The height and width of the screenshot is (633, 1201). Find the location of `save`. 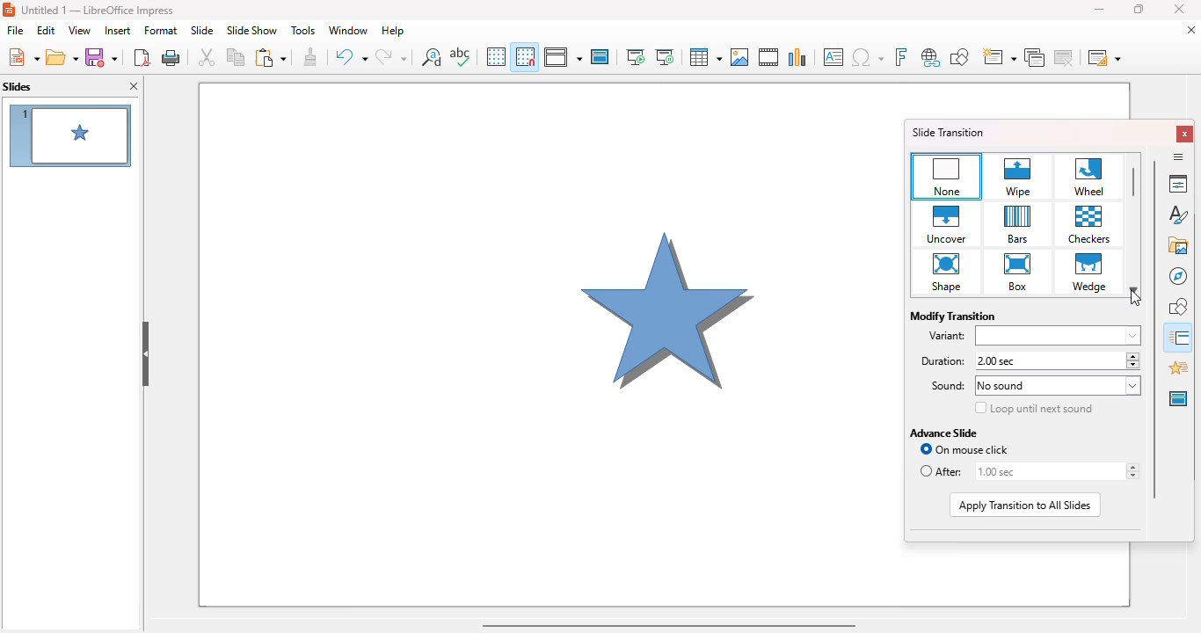

save is located at coordinates (101, 57).